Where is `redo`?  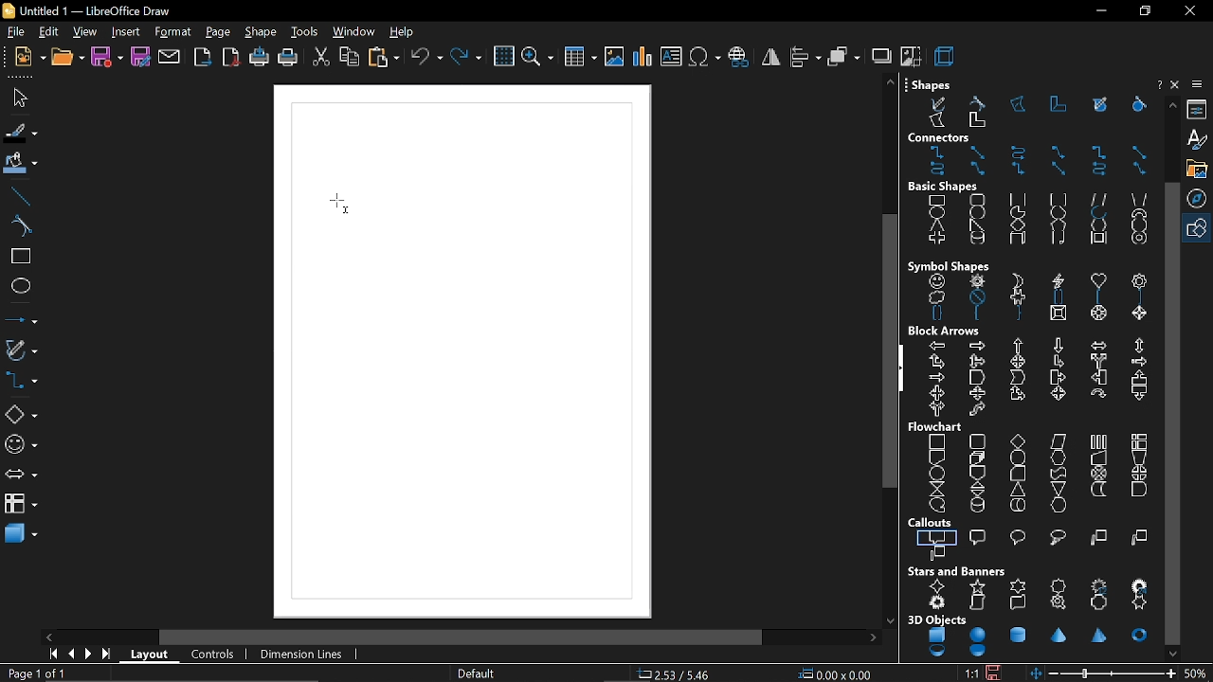 redo is located at coordinates (467, 58).